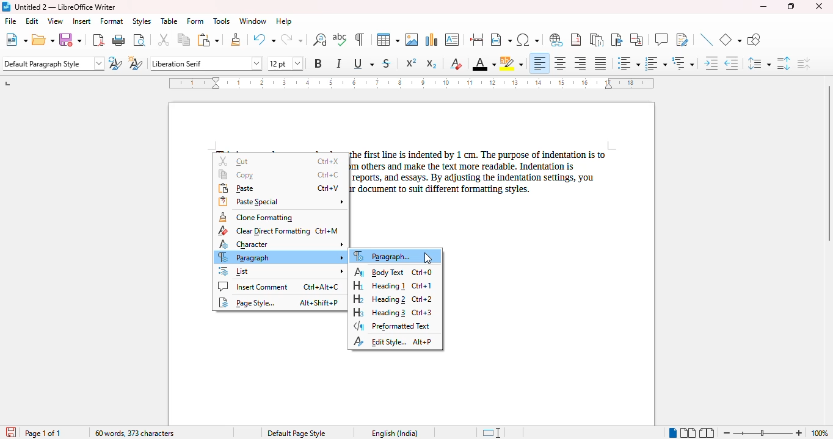  I want to click on decrease indent, so click(732, 63).